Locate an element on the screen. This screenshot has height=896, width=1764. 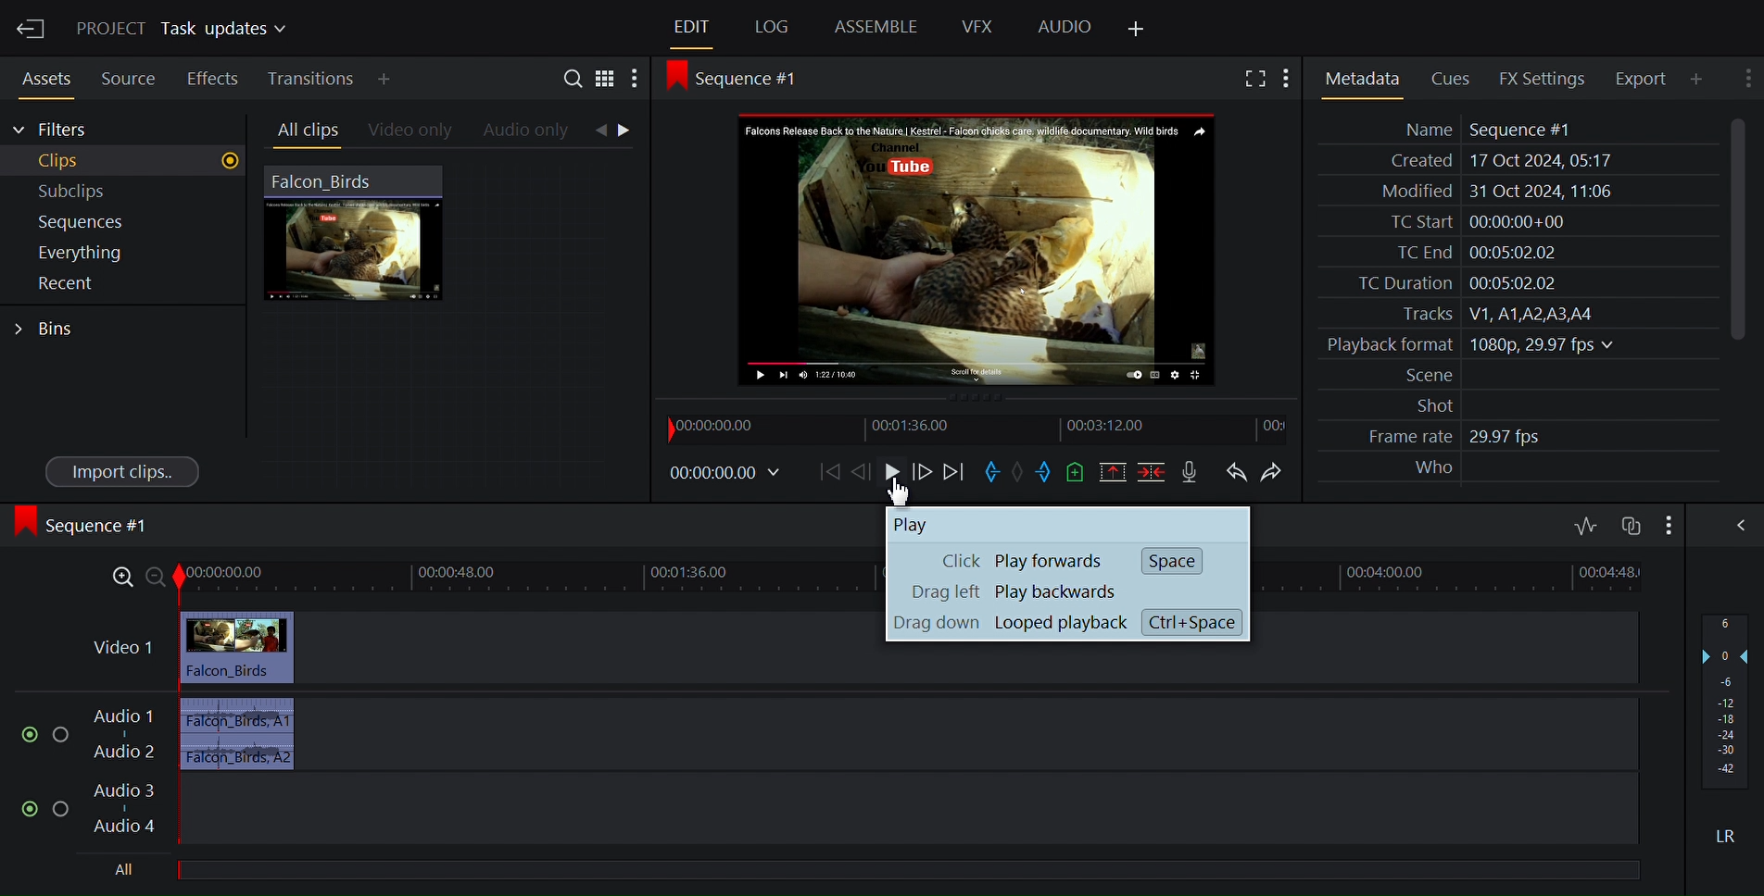
Add Panel is located at coordinates (384, 78).